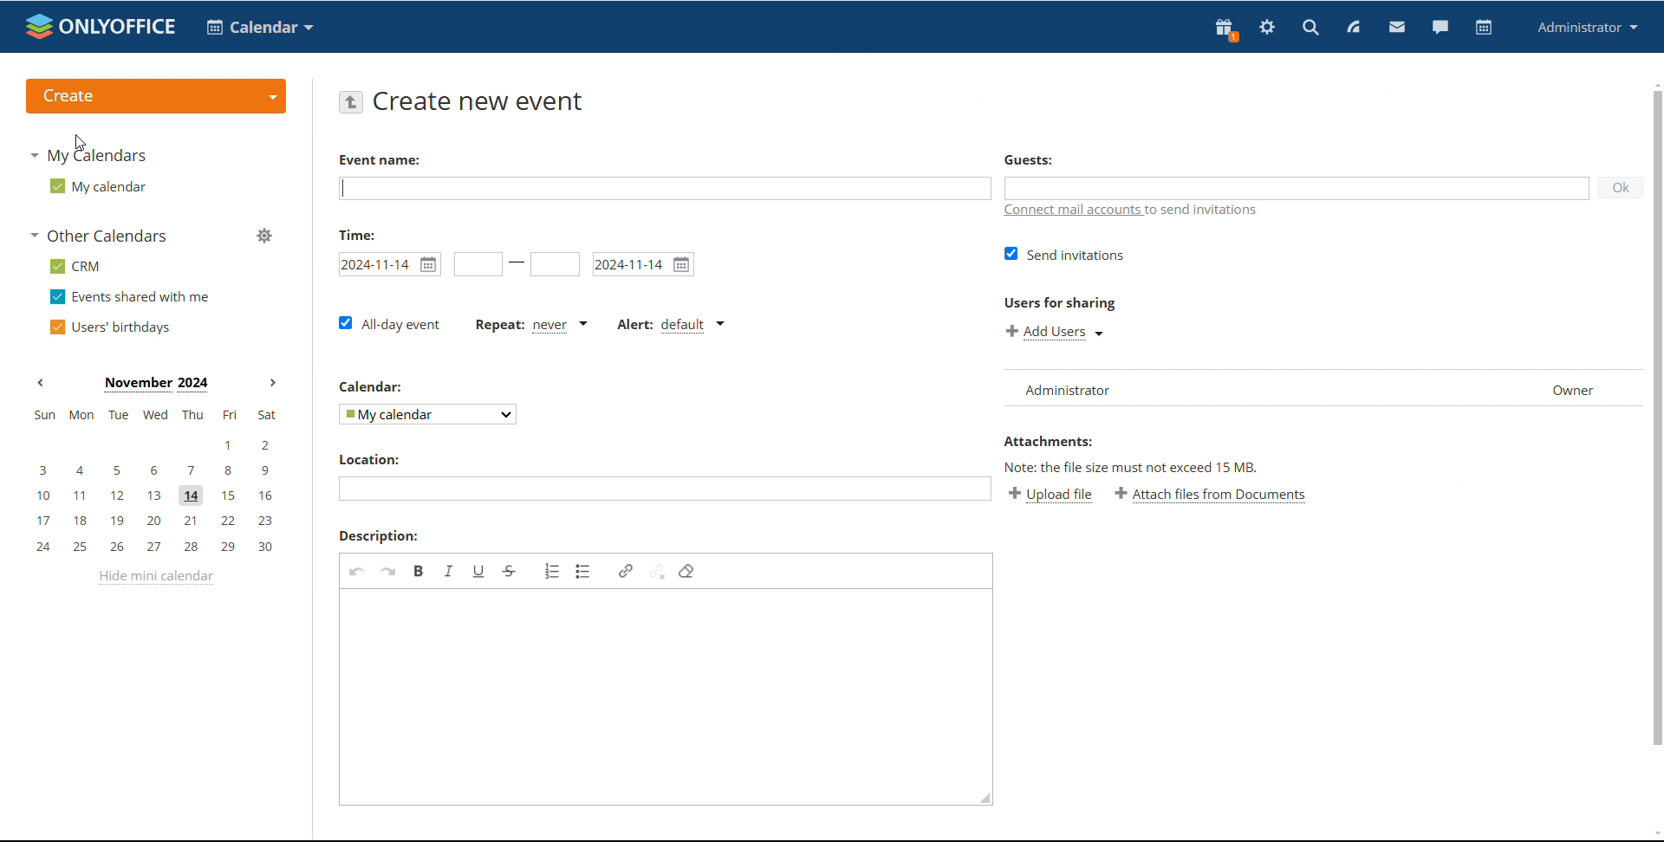  Describe the element at coordinates (530, 325) in the screenshot. I see `event repetition` at that location.